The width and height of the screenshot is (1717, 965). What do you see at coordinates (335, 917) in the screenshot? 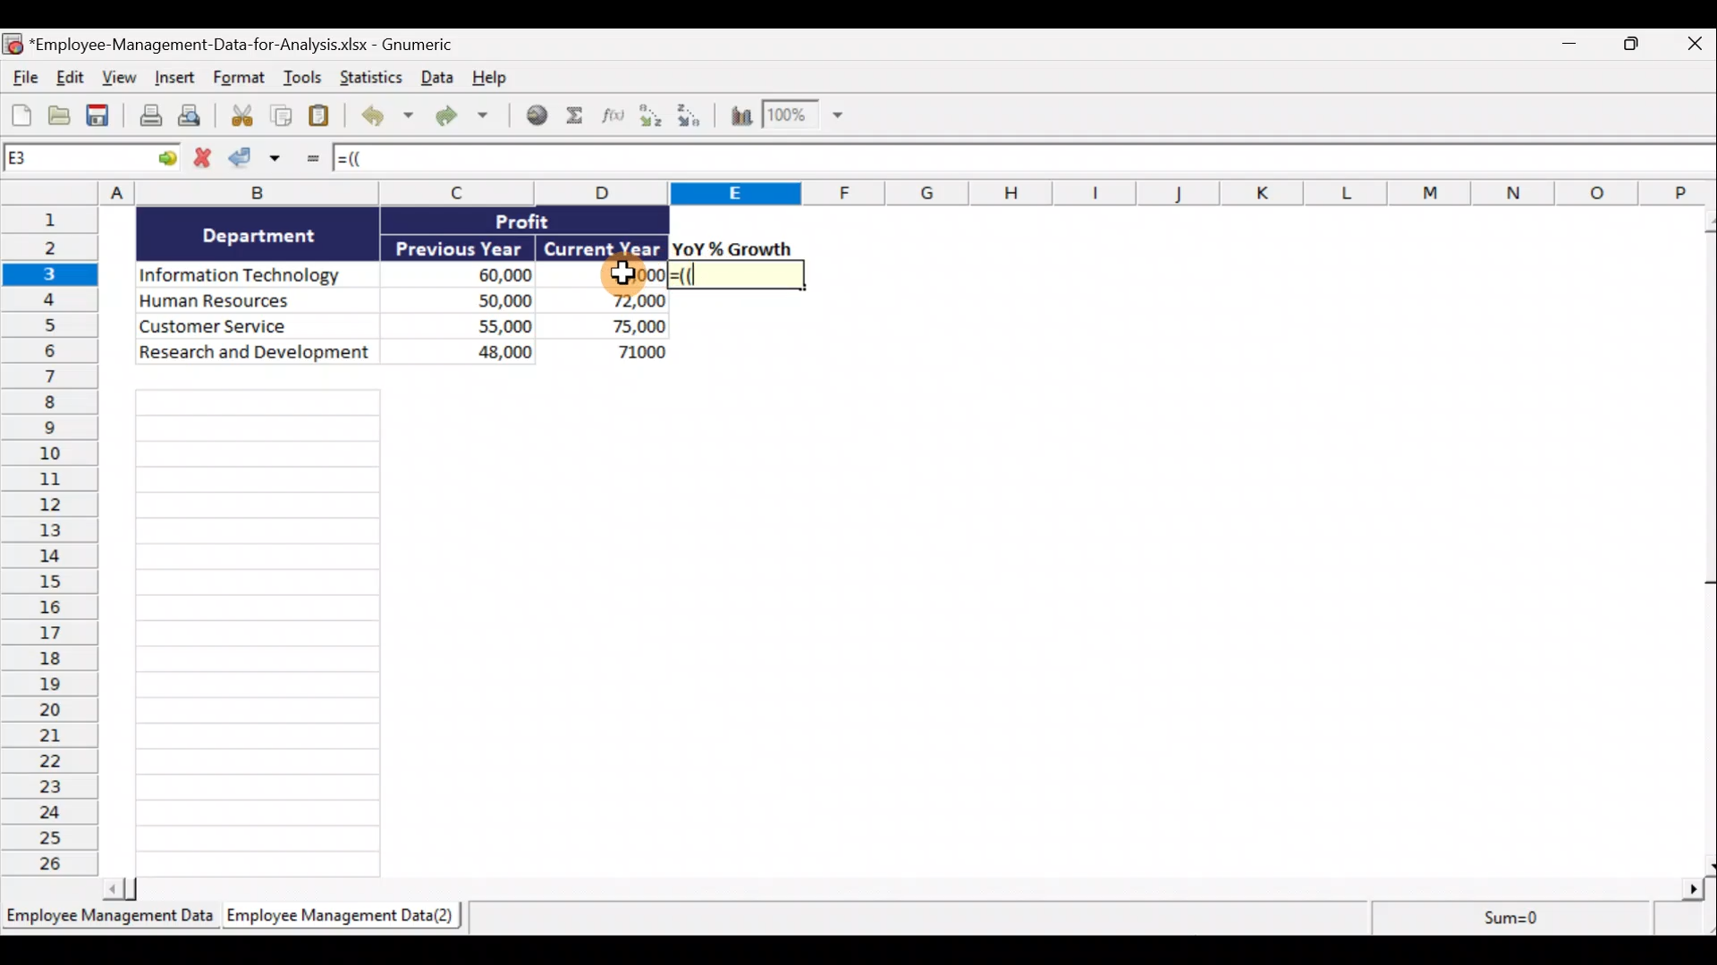
I see `Sheet 2` at bounding box center [335, 917].